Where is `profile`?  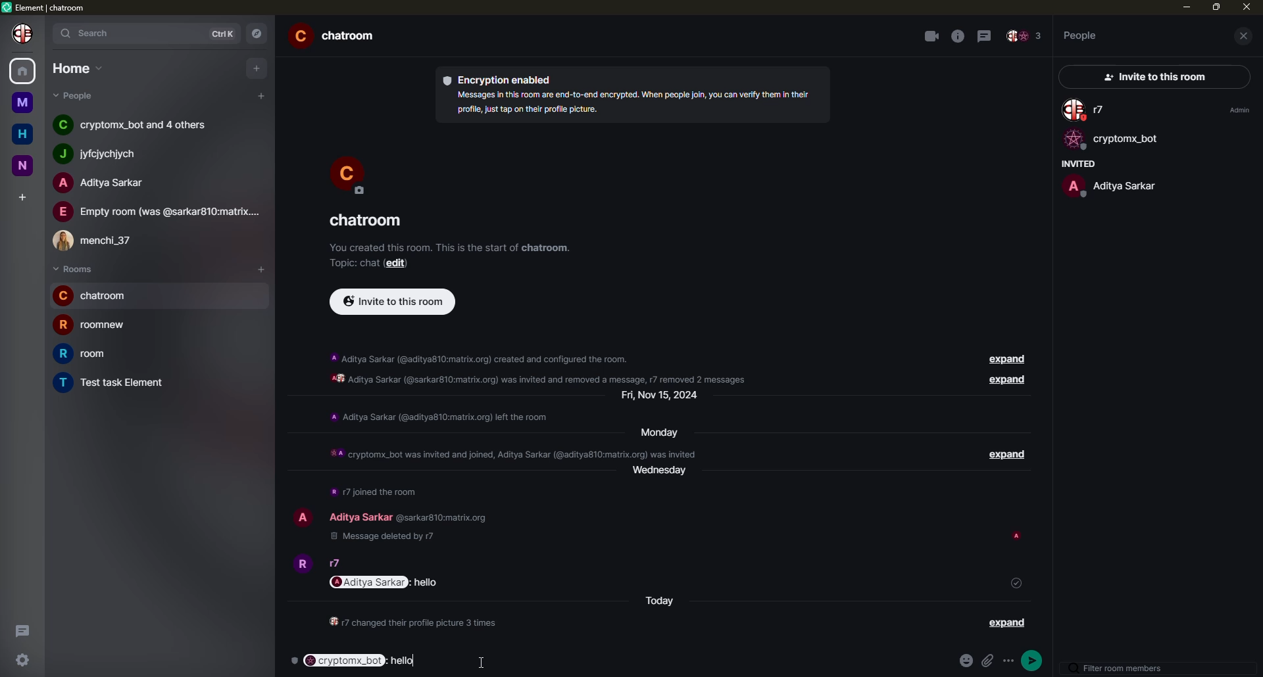
profile is located at coordinates (25, 33).